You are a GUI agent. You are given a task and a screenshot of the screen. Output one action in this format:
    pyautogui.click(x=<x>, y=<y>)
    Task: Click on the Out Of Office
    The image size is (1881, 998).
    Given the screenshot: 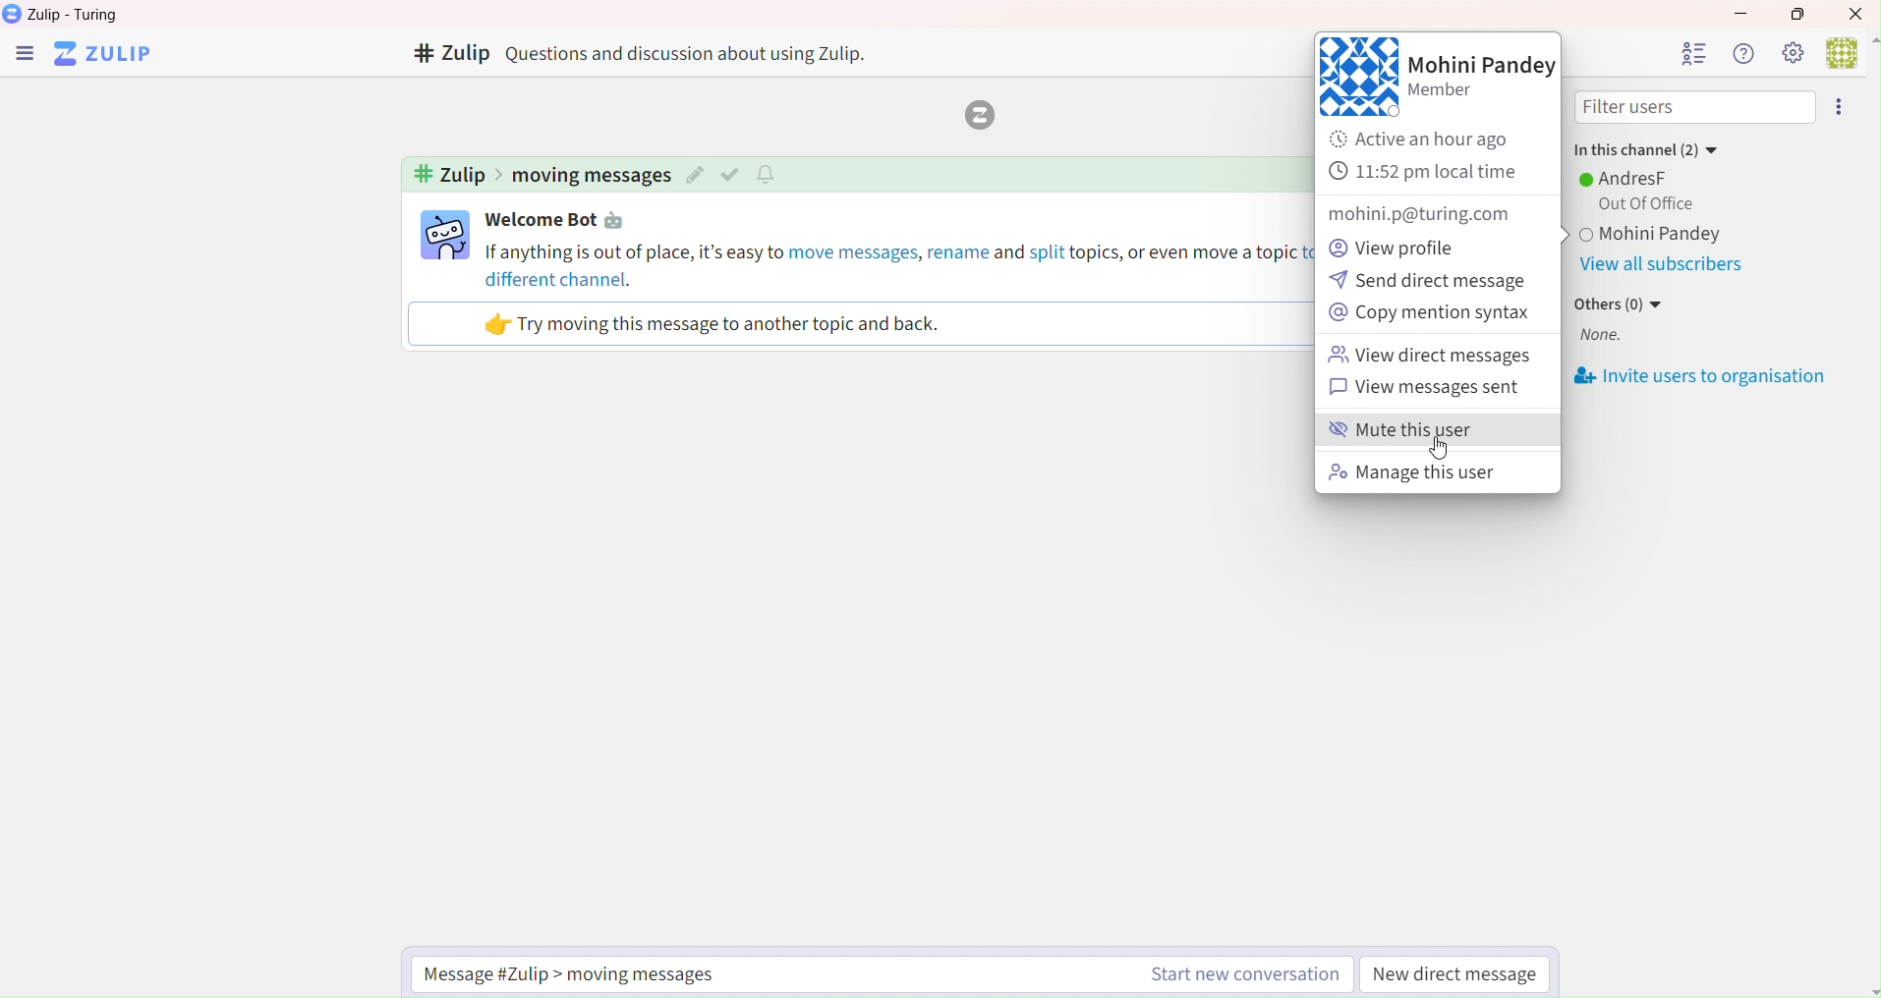 What is the action you would take?
    pyautogui.click(x=1641, y=204)
    